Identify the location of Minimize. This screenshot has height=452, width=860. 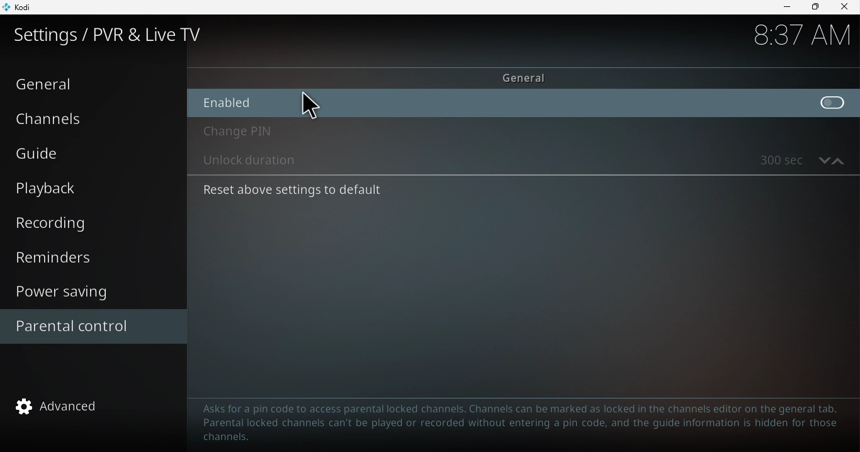
(786, 8).